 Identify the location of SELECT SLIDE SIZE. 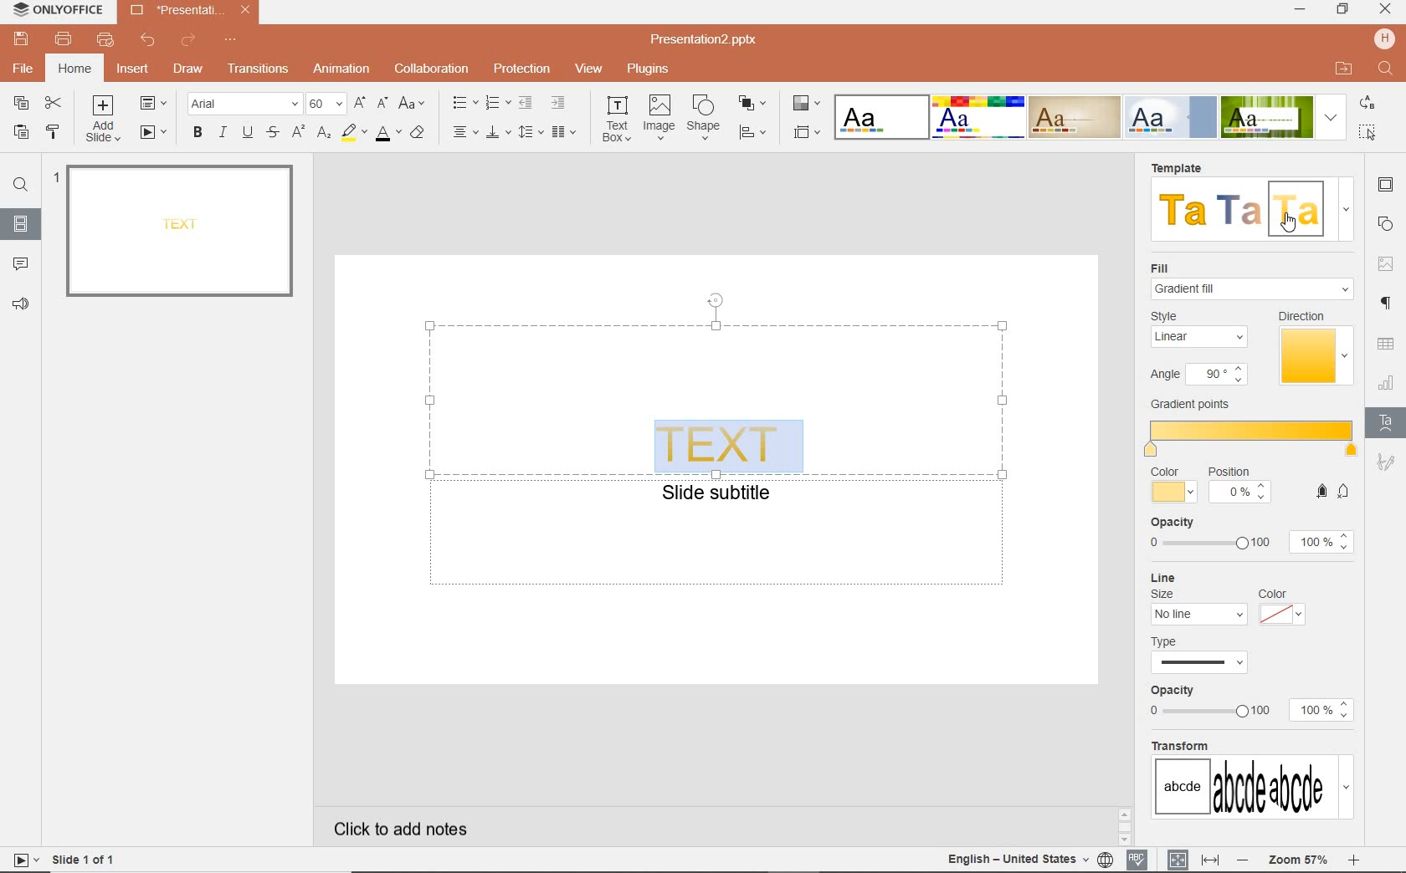
(808, 132).